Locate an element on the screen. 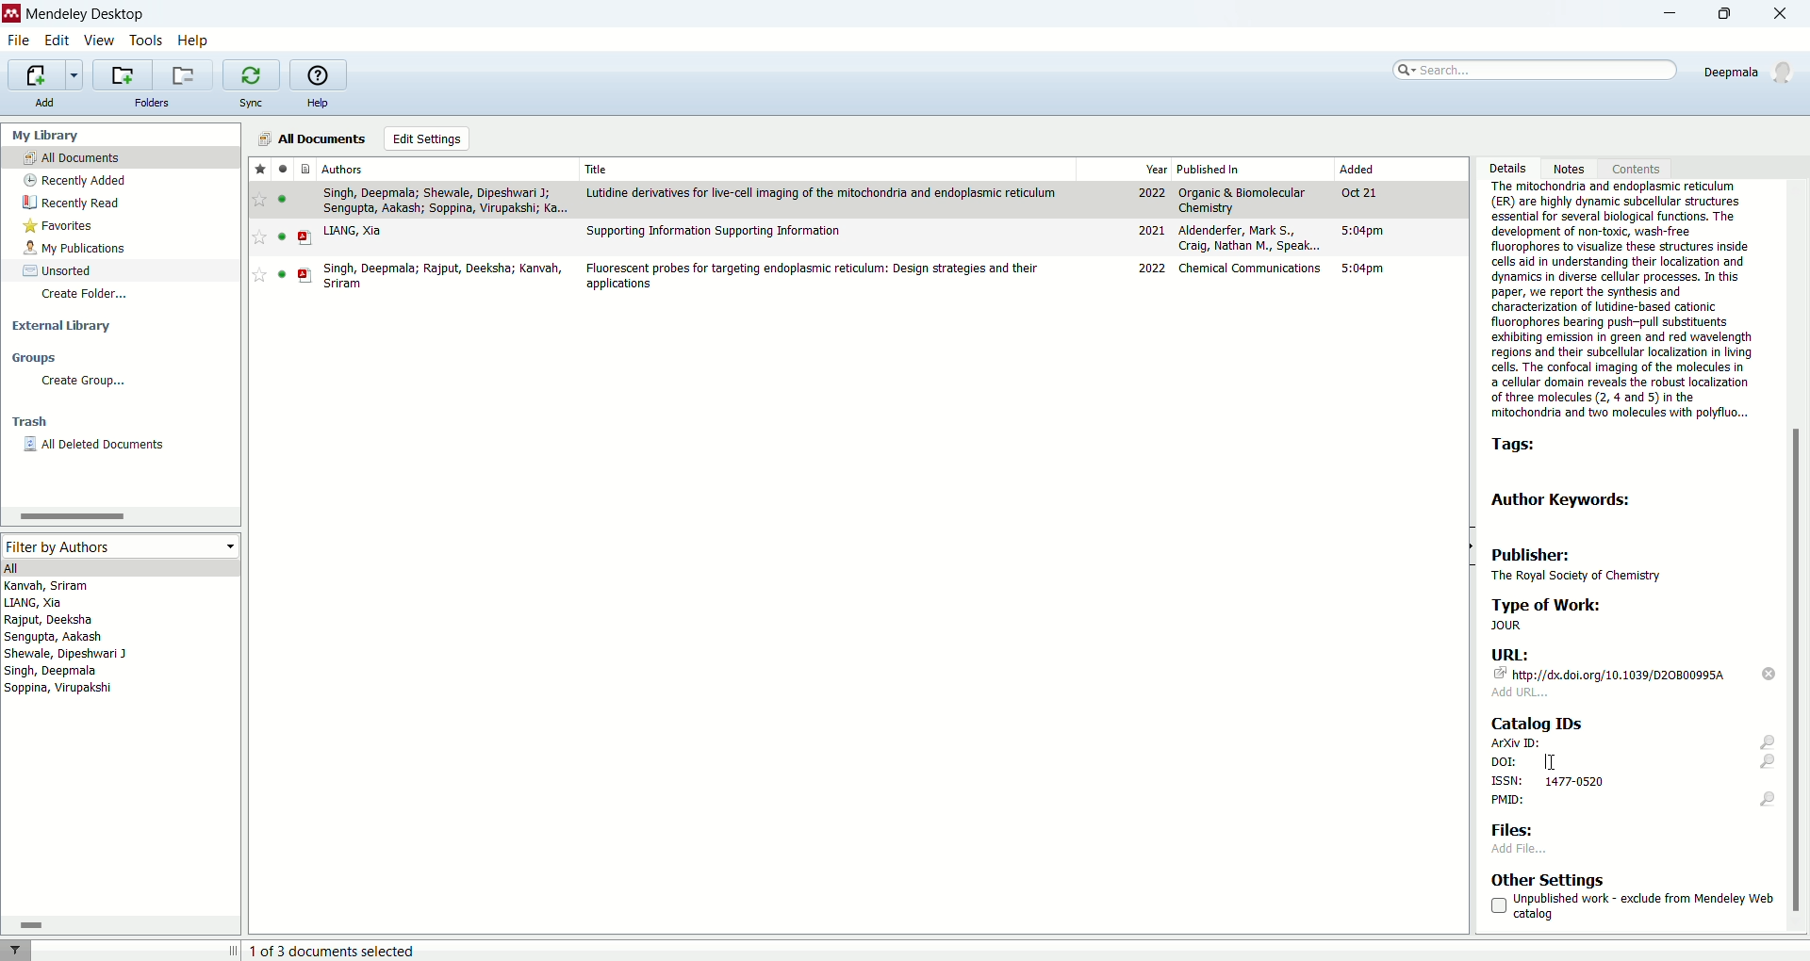  year is located at coordinates (1157, 170).